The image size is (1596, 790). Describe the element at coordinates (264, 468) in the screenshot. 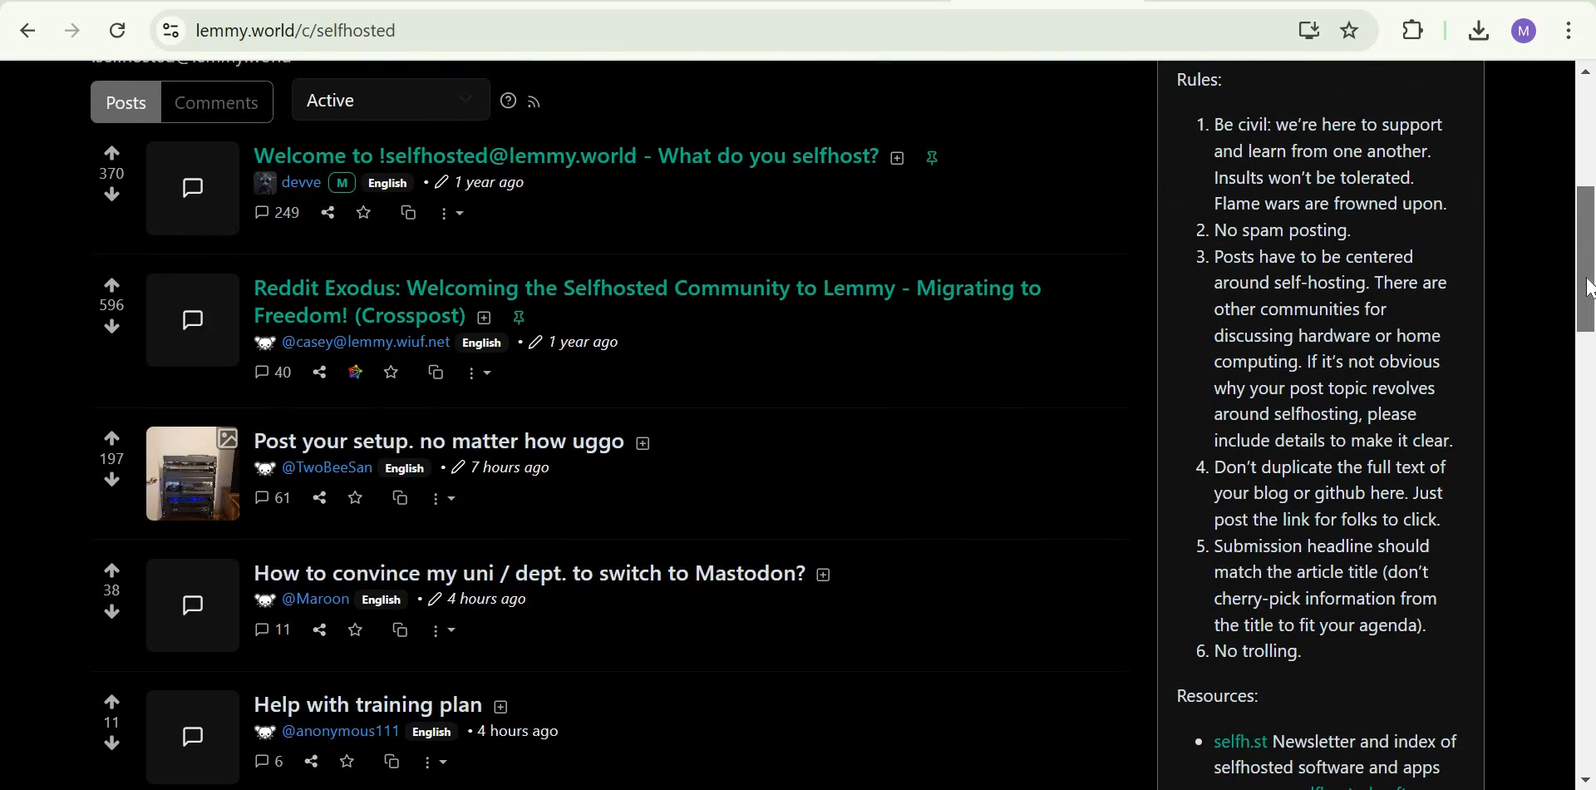

I see `picture` at that location.